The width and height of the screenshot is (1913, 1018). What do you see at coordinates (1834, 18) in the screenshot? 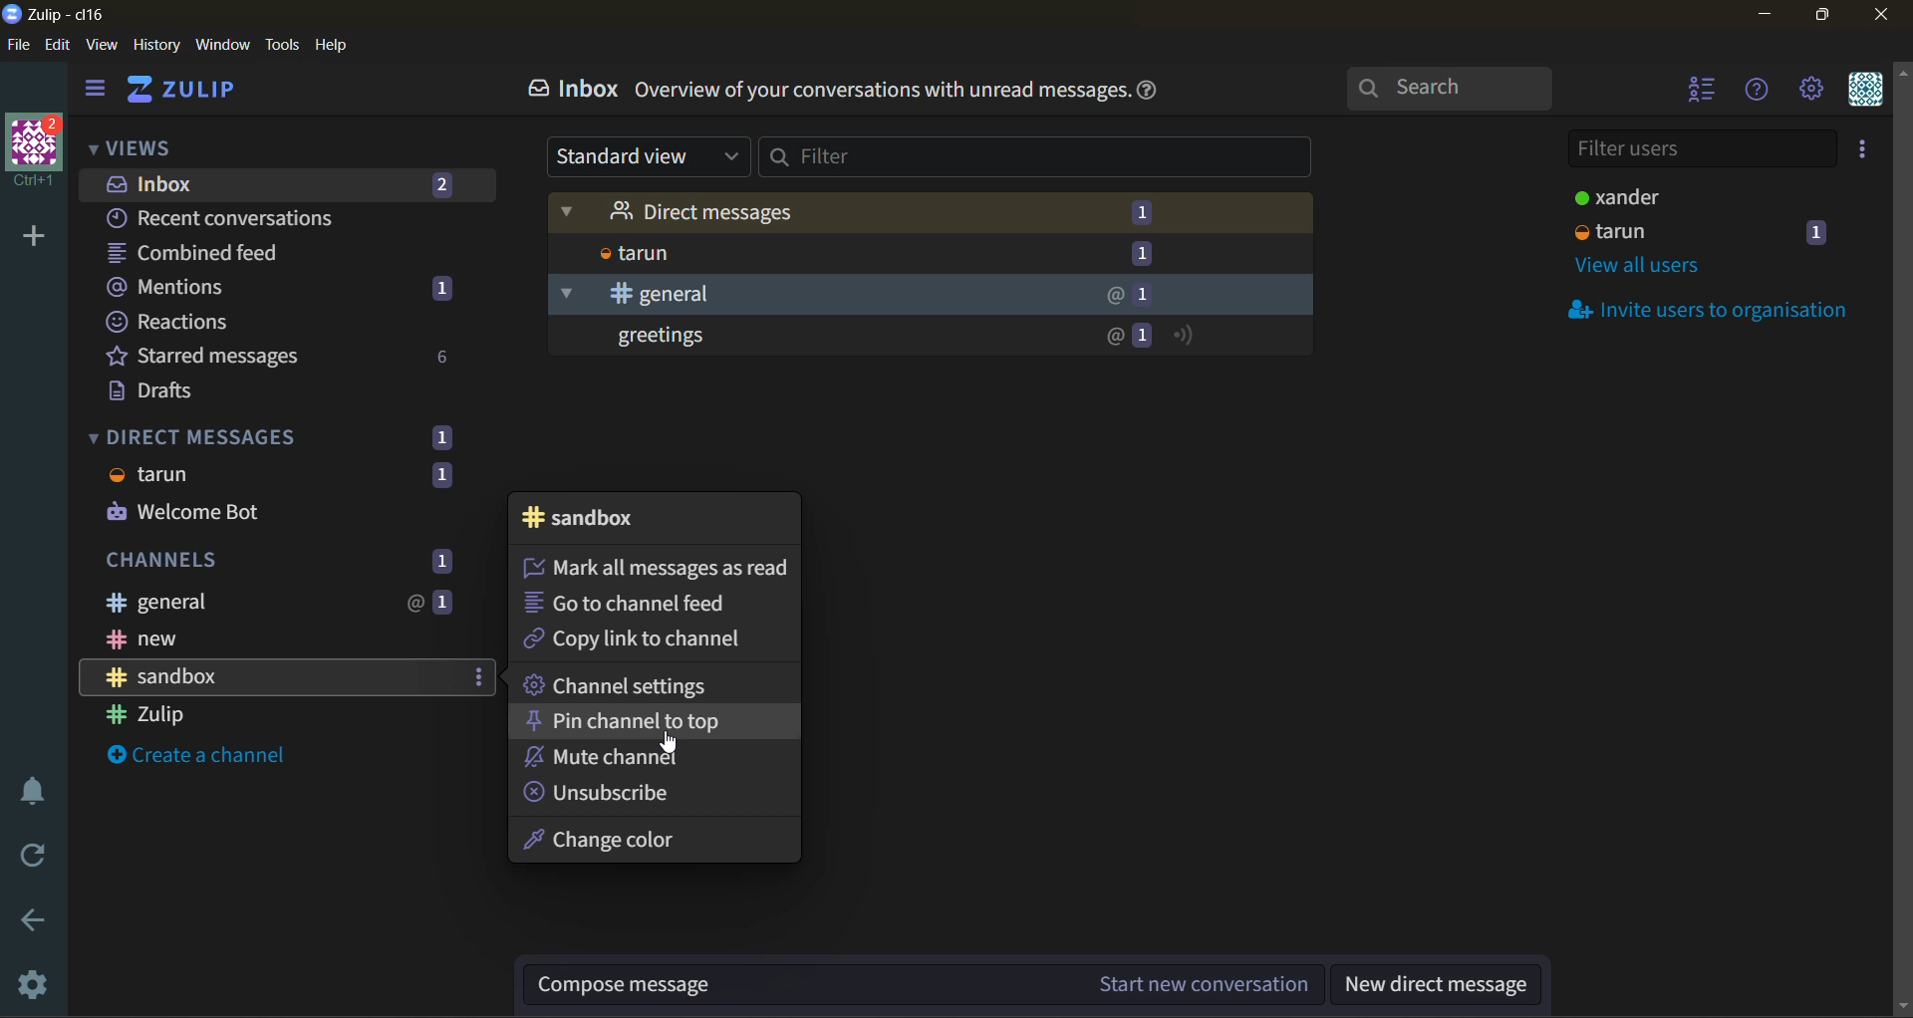
I see `maximize` at bounding box center [1834, 18].